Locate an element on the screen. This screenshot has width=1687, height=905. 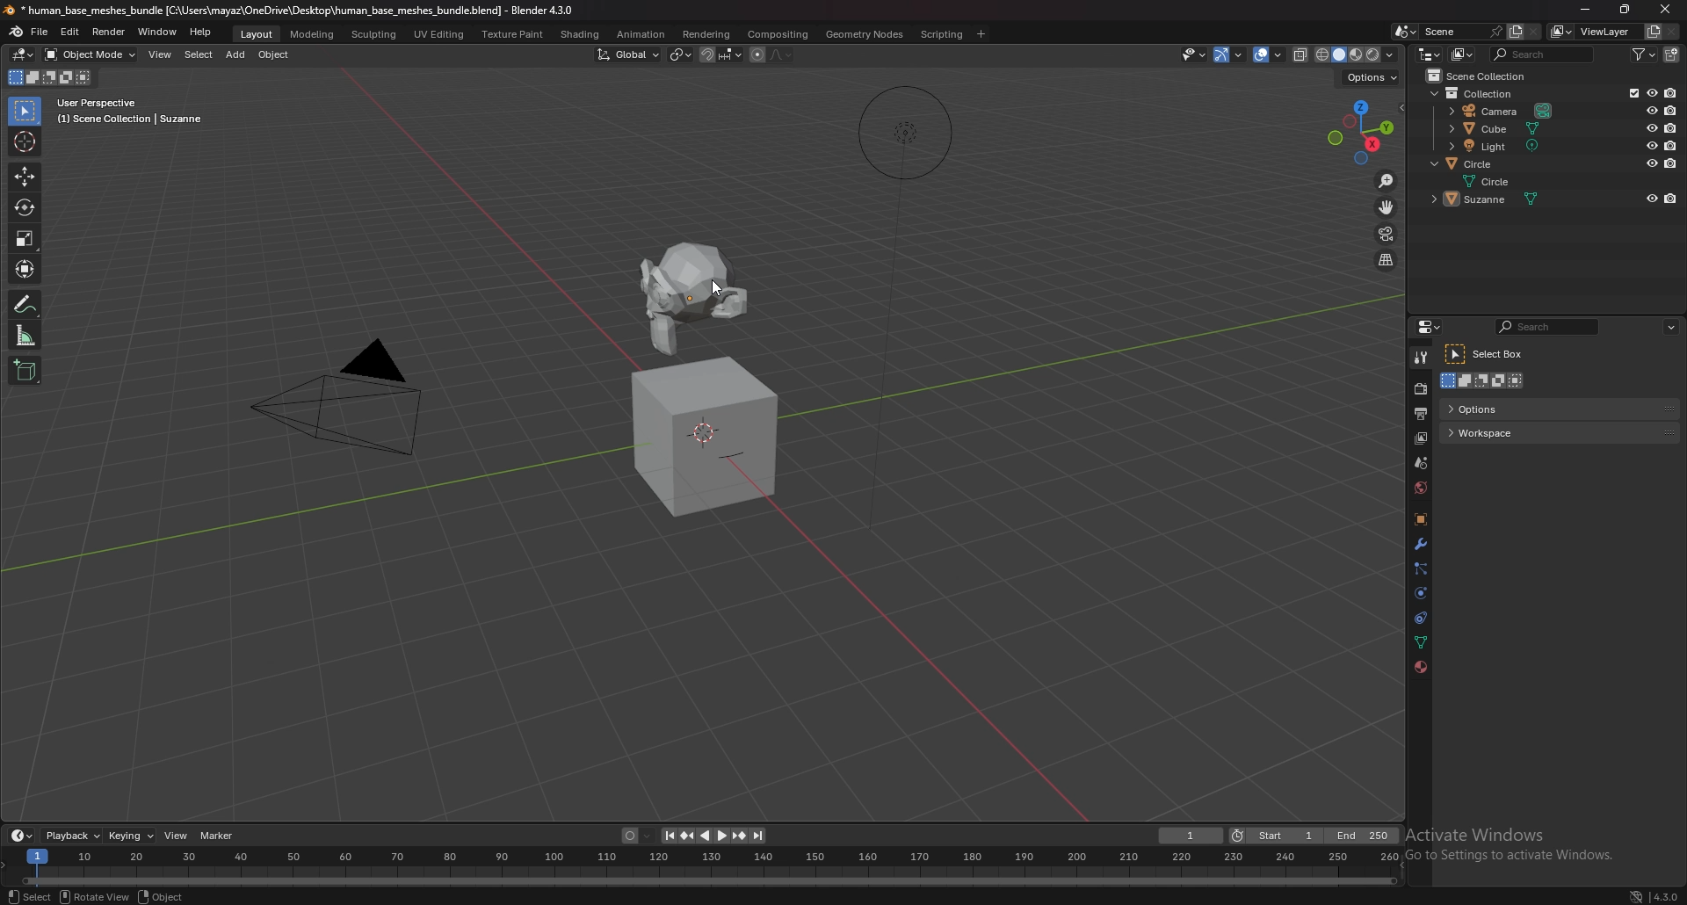
playback is located at coordinates (71, 836).